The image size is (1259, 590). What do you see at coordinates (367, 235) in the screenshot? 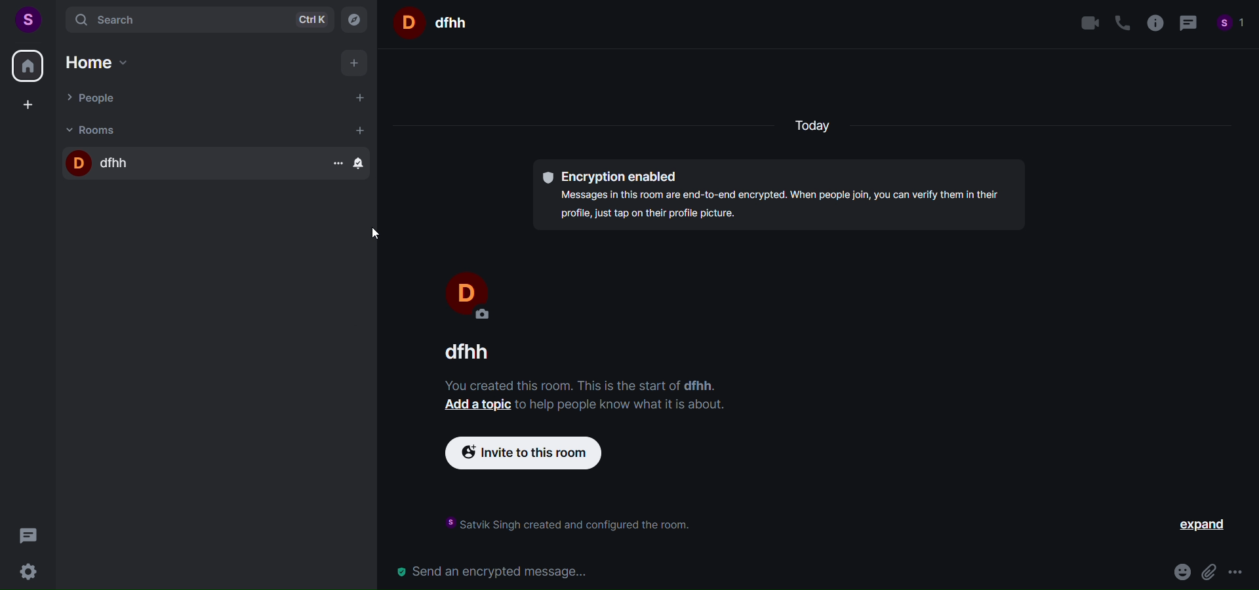
I see `cursor` at bounding box center [367, 235].